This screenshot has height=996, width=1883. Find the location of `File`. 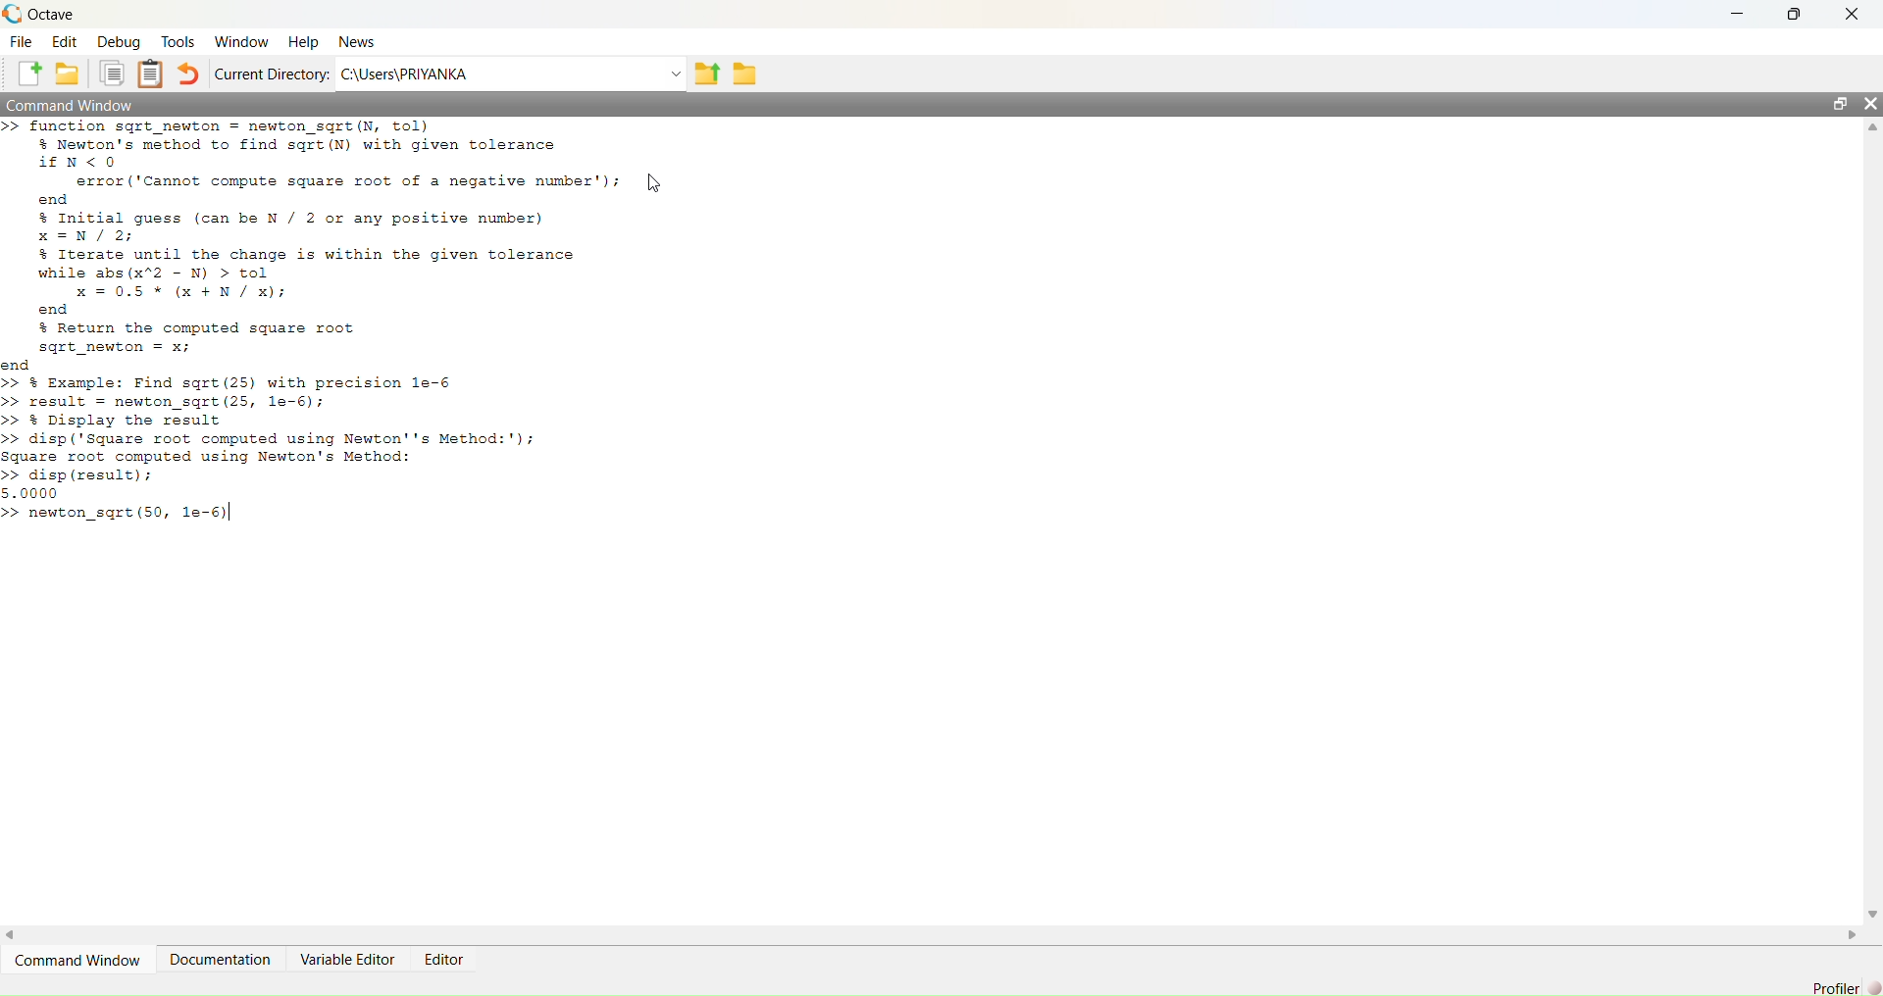

File is located at coordinates (22, 43).